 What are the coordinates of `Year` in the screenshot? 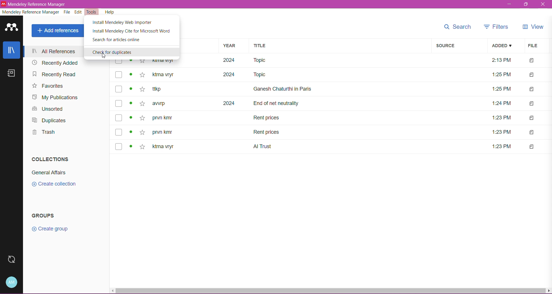 It's located at (233, 46).